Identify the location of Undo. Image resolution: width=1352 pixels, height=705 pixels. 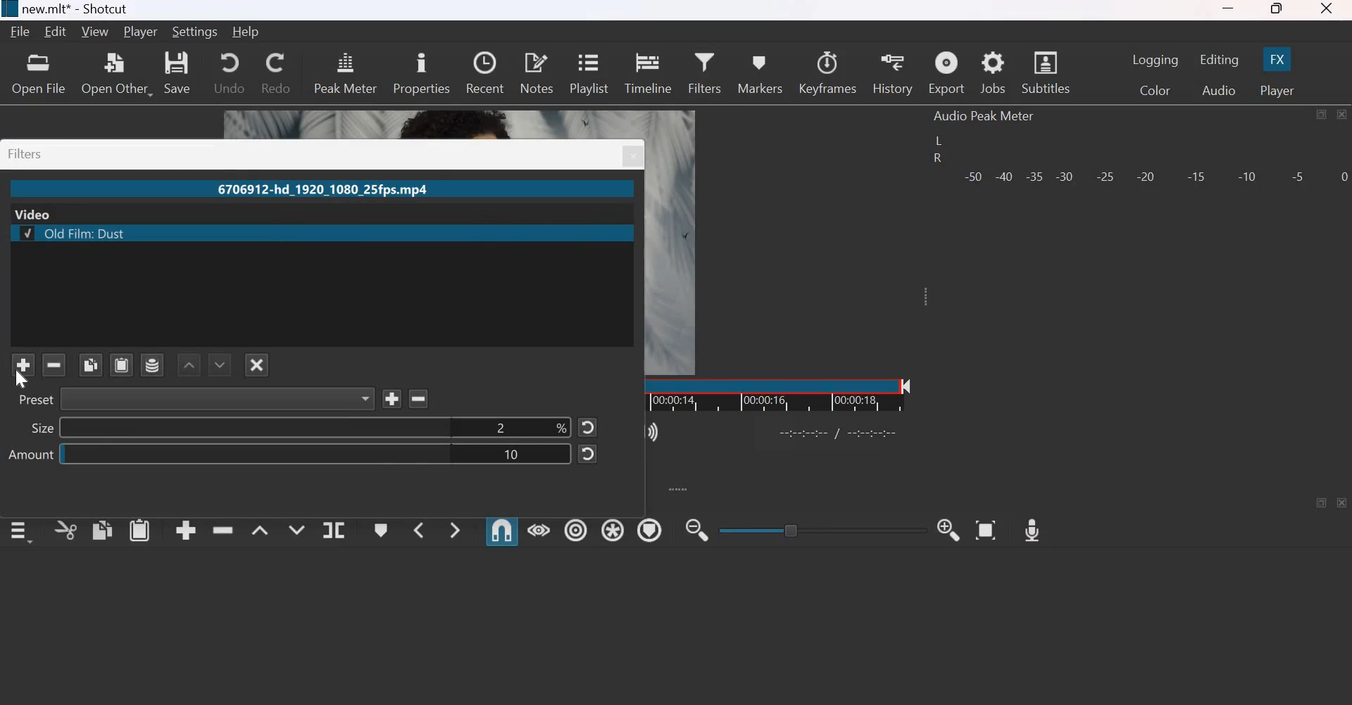
(227, 73).